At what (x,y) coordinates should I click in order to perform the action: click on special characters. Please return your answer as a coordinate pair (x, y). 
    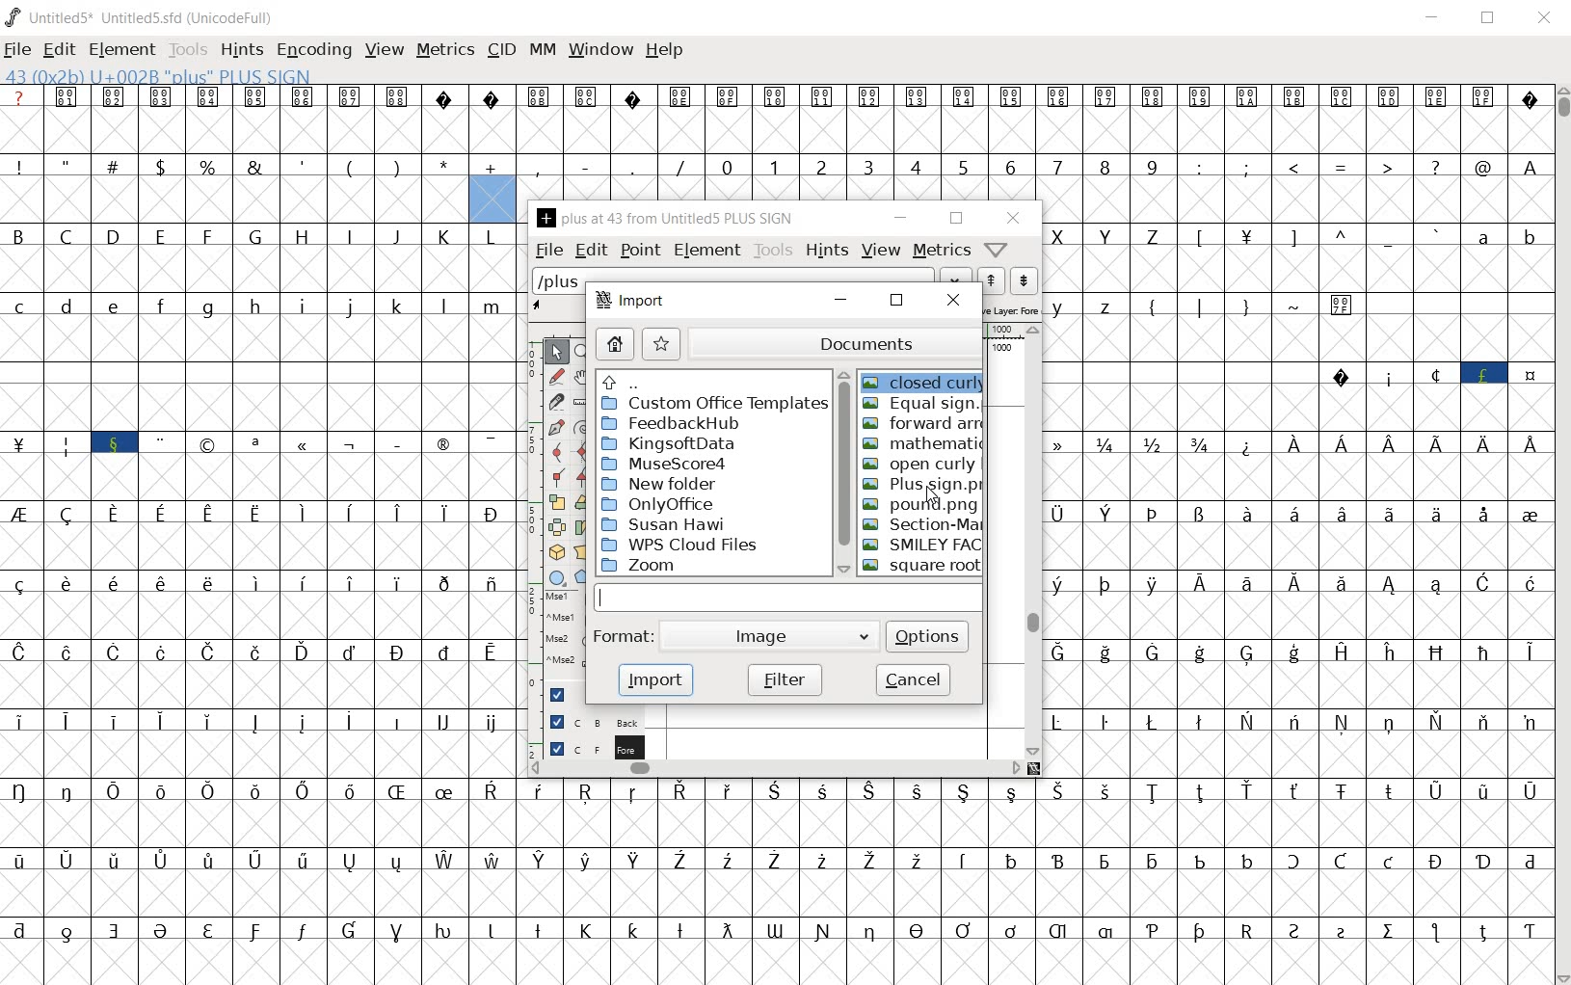
    Looking at the image, I should click on (1433, 397).